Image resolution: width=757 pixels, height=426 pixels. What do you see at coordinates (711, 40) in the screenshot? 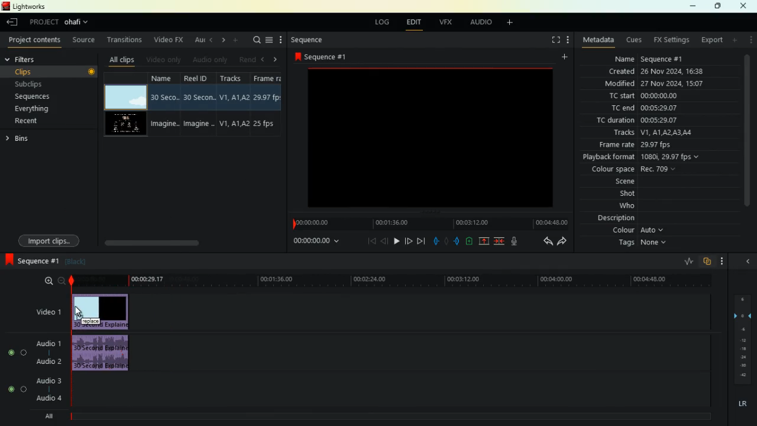
I see `export` at bounding box center [711, 40].